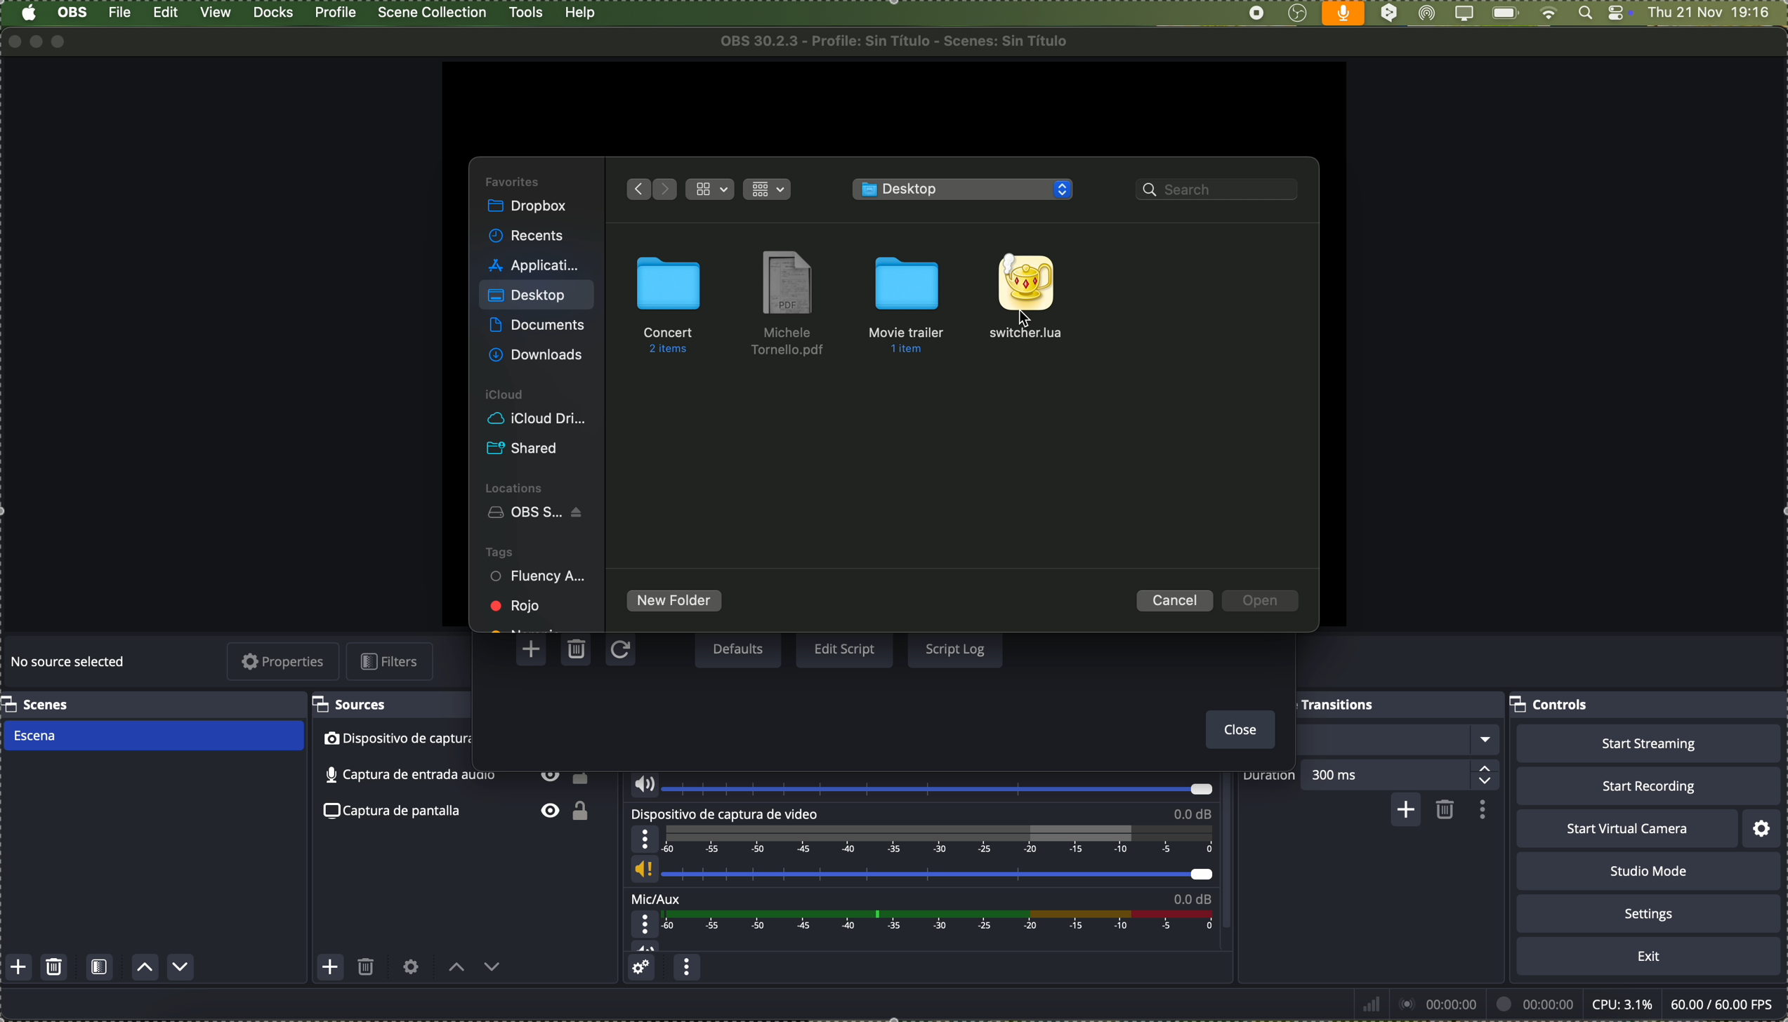  Describe the element at coordinates (37, 41) in the screenshot. I see `minimize program` at that location.